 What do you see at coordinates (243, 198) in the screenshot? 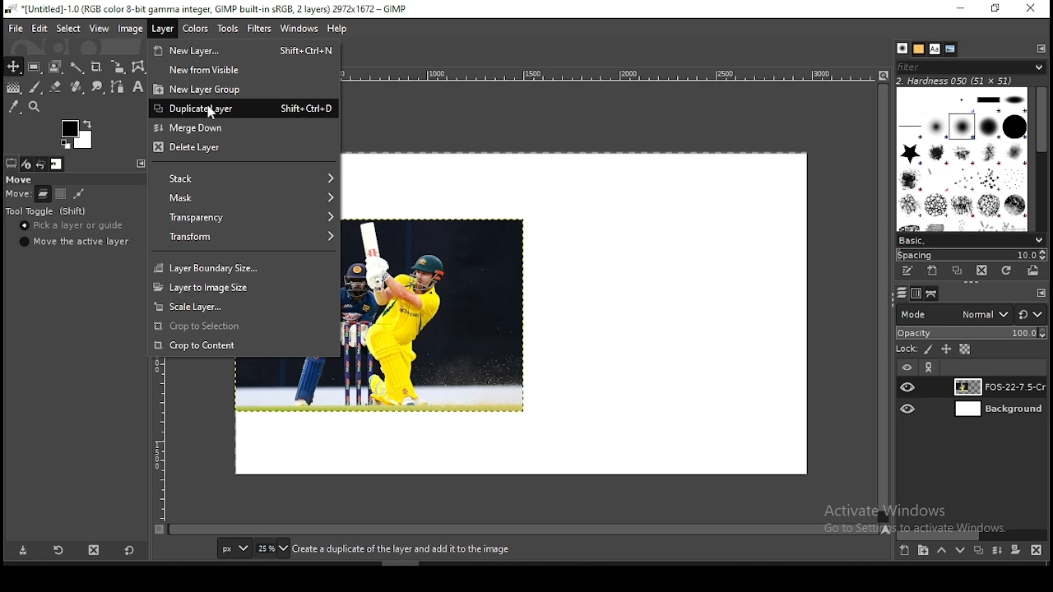
I see `mask` at bounding box center [243, 198].